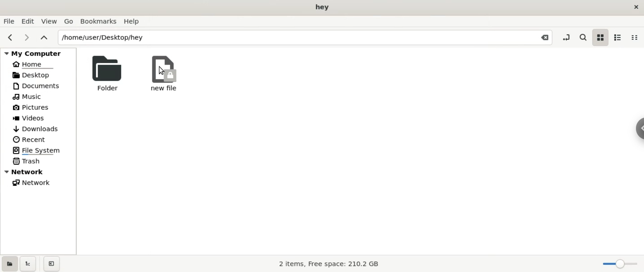 The height and width of the screenshot is (272, 644). What do you see at coordinates (322, 7) in the screenshot?
I see `hey` at bounding box center [322, 7].